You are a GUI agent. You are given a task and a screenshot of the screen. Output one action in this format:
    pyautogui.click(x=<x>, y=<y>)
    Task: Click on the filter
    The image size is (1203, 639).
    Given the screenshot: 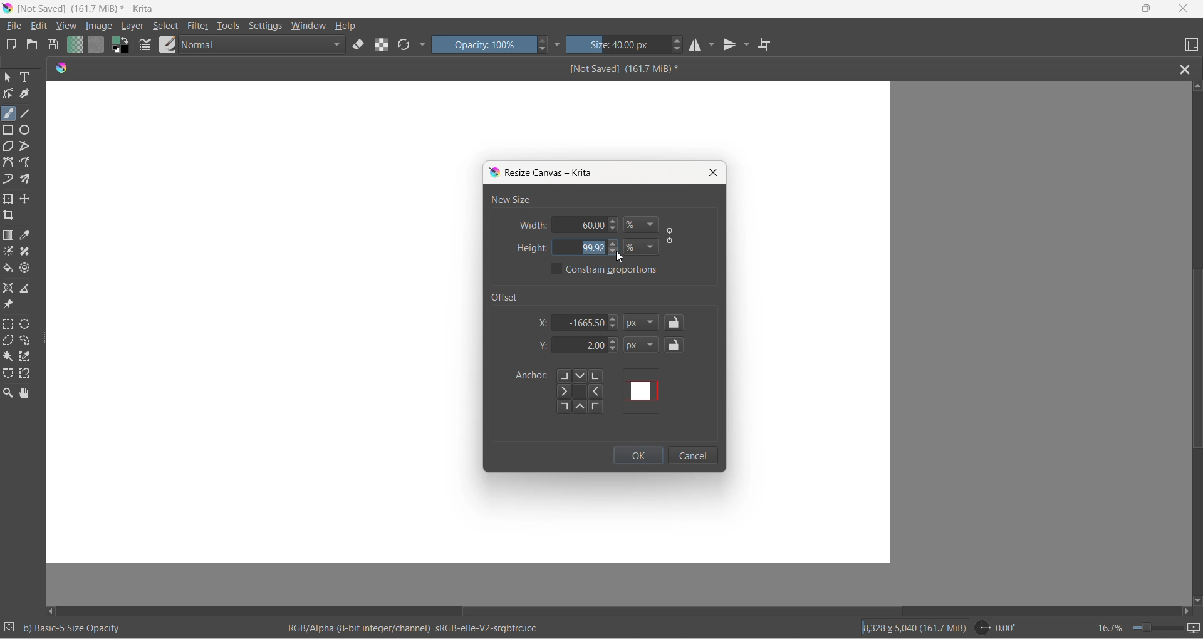 What is the action you would take?
    pyautogui.click(x=199, y=28)
    